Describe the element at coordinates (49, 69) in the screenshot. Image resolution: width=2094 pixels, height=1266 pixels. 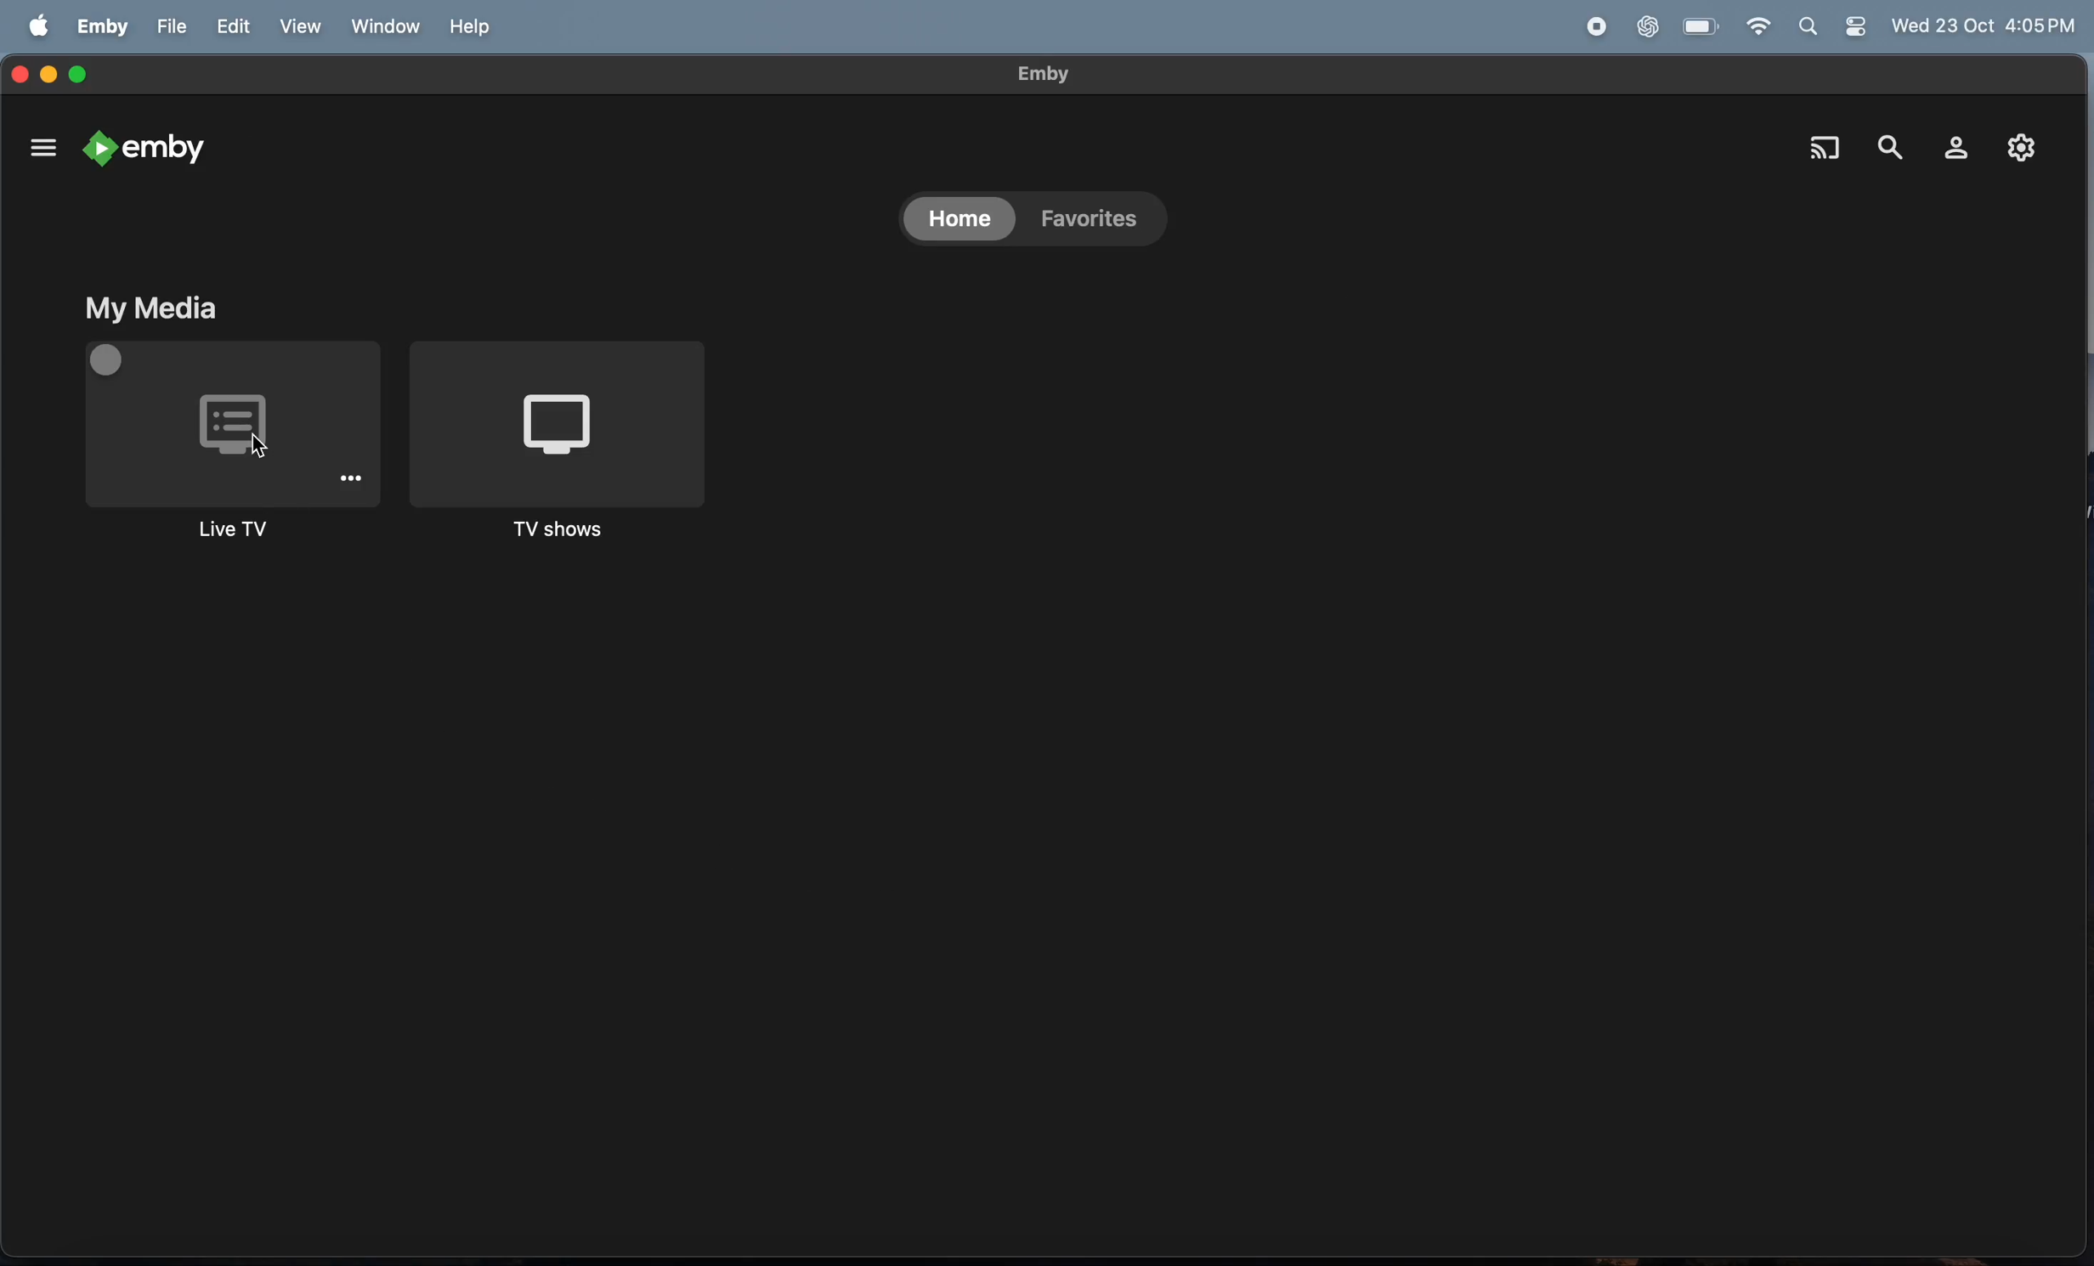
I see `minimize` at that location.